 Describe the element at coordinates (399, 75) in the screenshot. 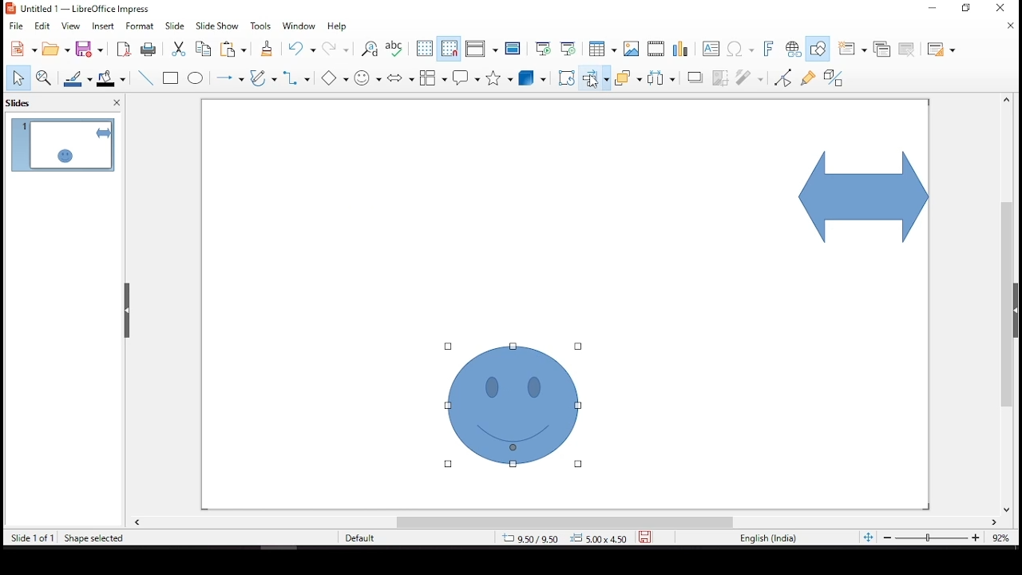

I see `block arrows` at that location.